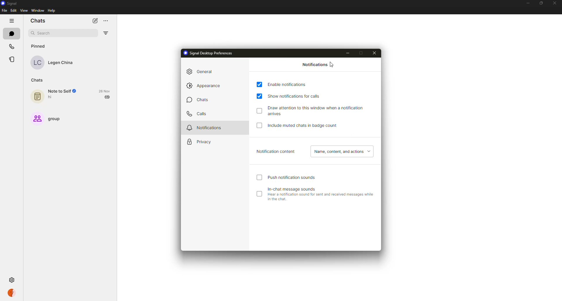  Describe the element at coordinates (104, 91) in the screenshot. I see `date` at that location.